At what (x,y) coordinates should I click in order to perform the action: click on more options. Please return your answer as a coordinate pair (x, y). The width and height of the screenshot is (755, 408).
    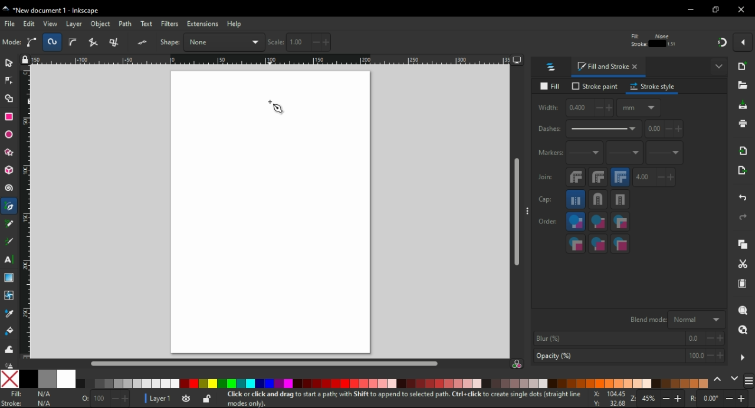
    Looking at the image, I should click on (720, 65).